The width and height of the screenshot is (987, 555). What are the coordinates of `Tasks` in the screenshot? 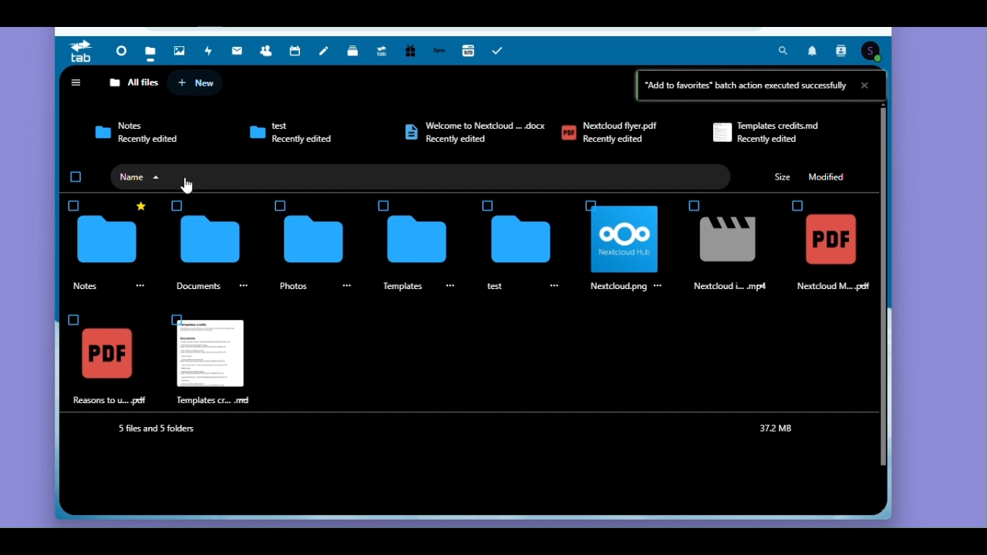 It's located at (501, 50).